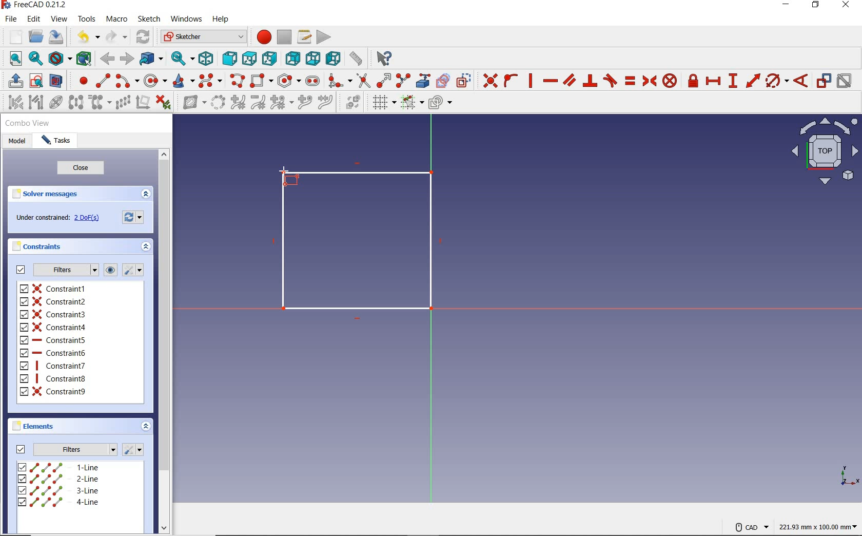 This screenshot has width=862, height=536. Describe the element at coordinates (79, 468) in the screenshot. I see `1-line` at that location.